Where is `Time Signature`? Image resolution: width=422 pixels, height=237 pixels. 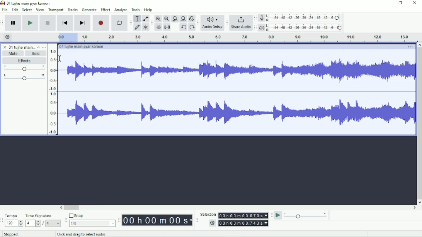
Time Signature is located at coordinates (43, 216).